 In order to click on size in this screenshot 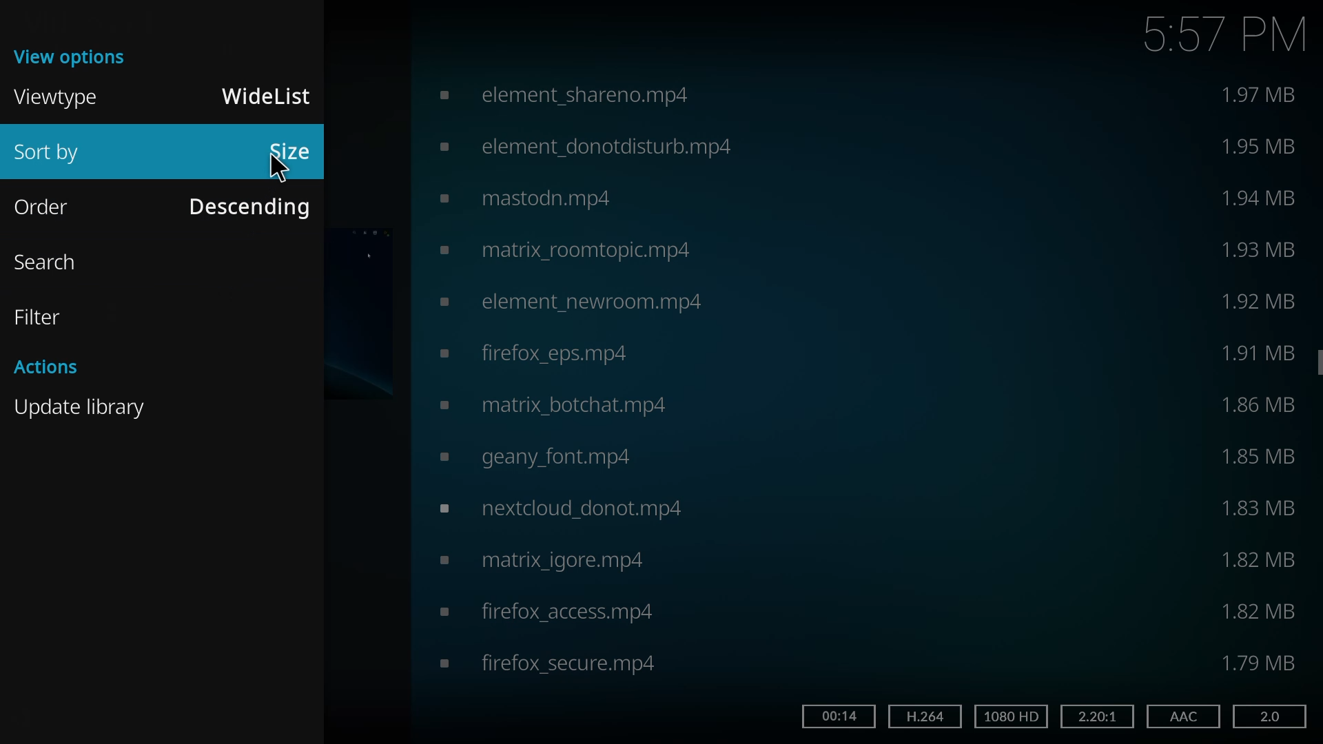, I will do `click(1262, 95)`.